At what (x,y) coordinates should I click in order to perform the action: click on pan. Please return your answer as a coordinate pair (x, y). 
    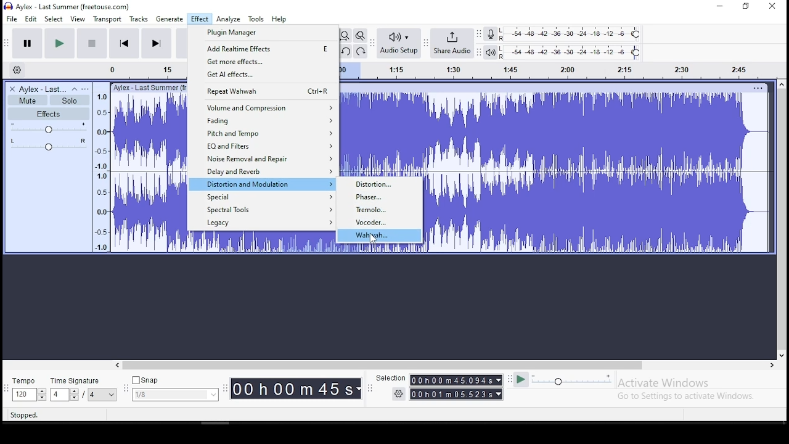
    Looking at the image, I should click on (47, 144).